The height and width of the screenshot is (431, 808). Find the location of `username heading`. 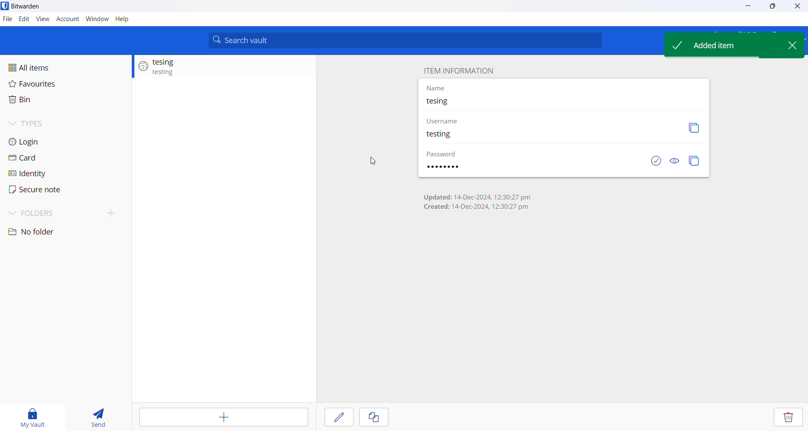

username heading is located at coordinates (444, 122).